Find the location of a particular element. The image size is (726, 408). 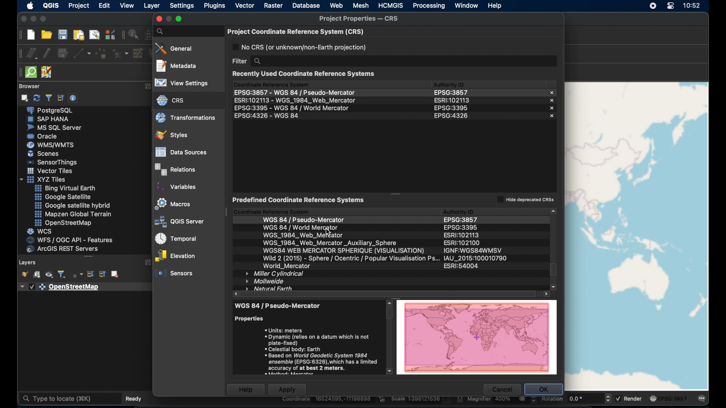

natural earth is located at coordinates (270, 288).